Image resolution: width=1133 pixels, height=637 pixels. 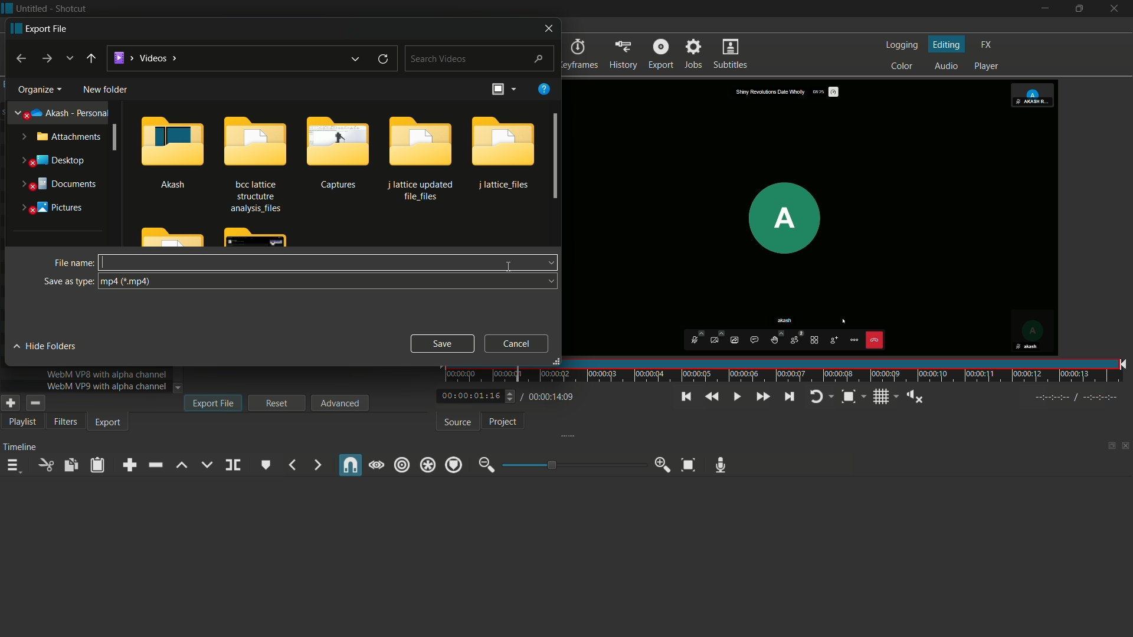 I want to click on desktop, so click(x=55, y=160).